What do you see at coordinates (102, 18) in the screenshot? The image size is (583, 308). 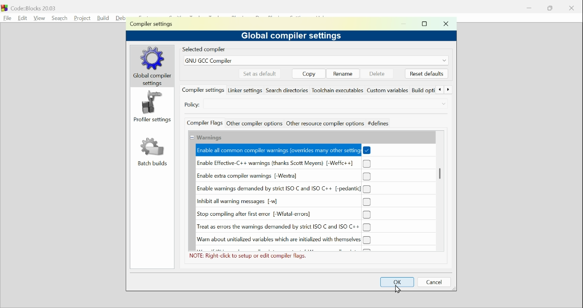 I see `build` at bounding box center [102, 18].